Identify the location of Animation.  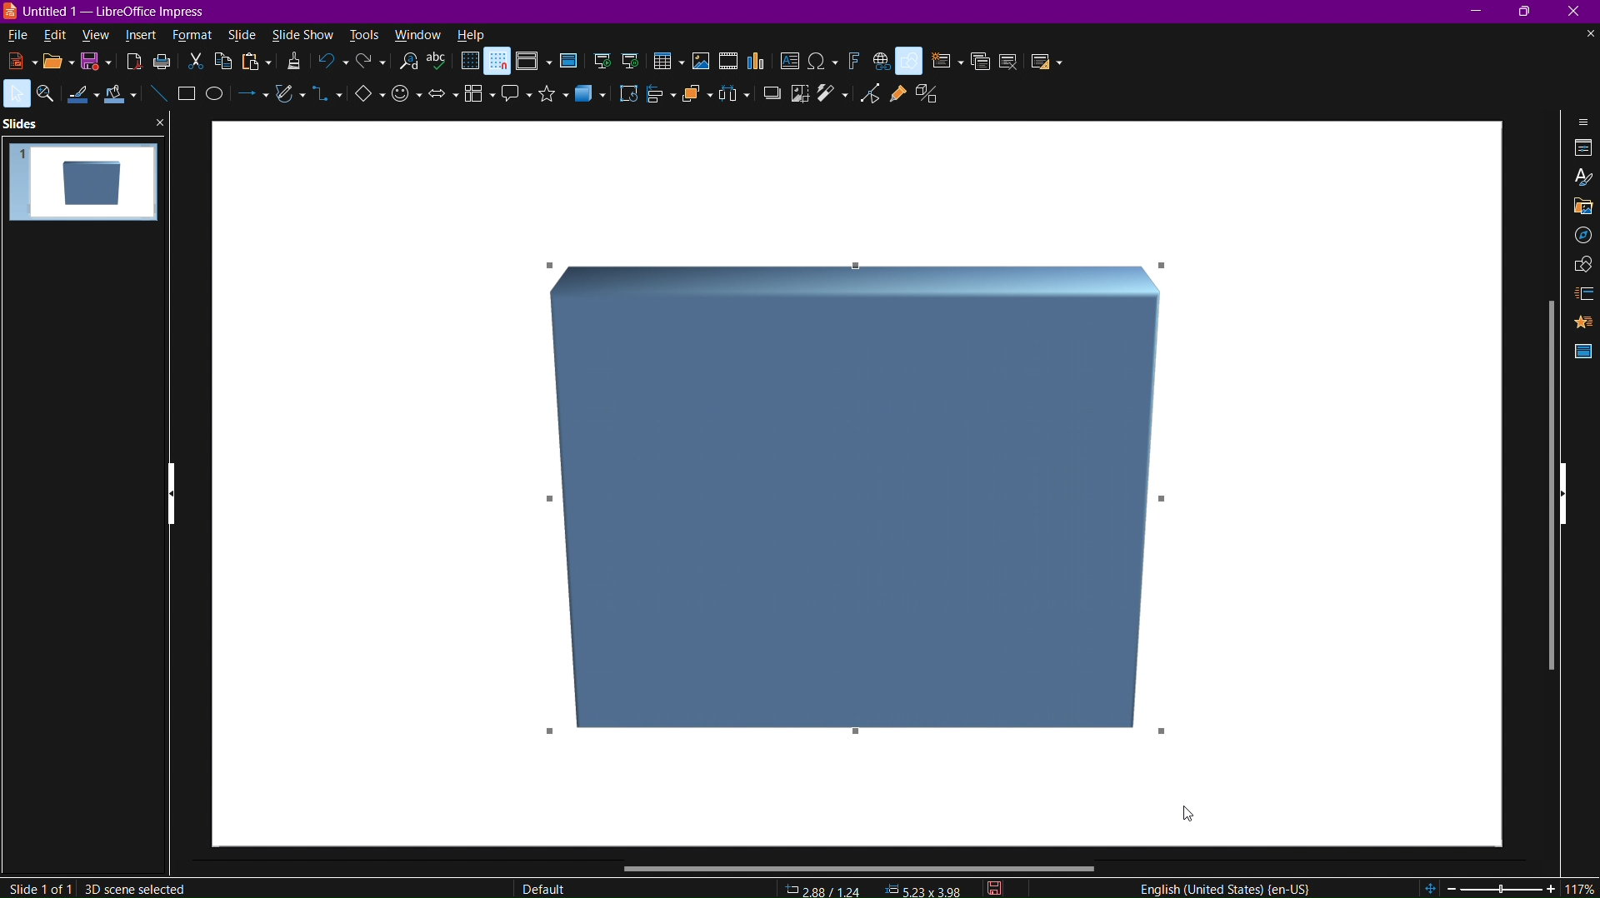
(1583, 322).